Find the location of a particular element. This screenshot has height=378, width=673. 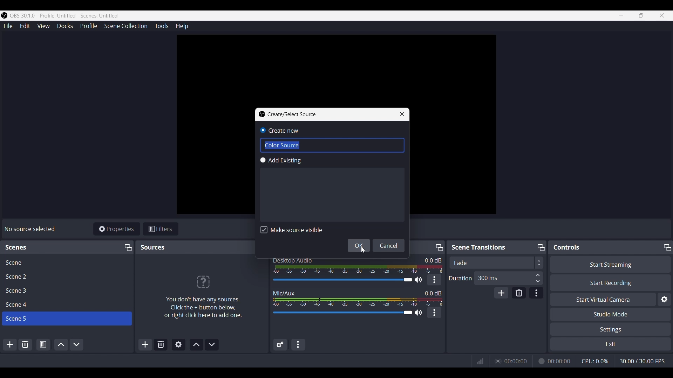

Exit is located at coordinates (610, 344).